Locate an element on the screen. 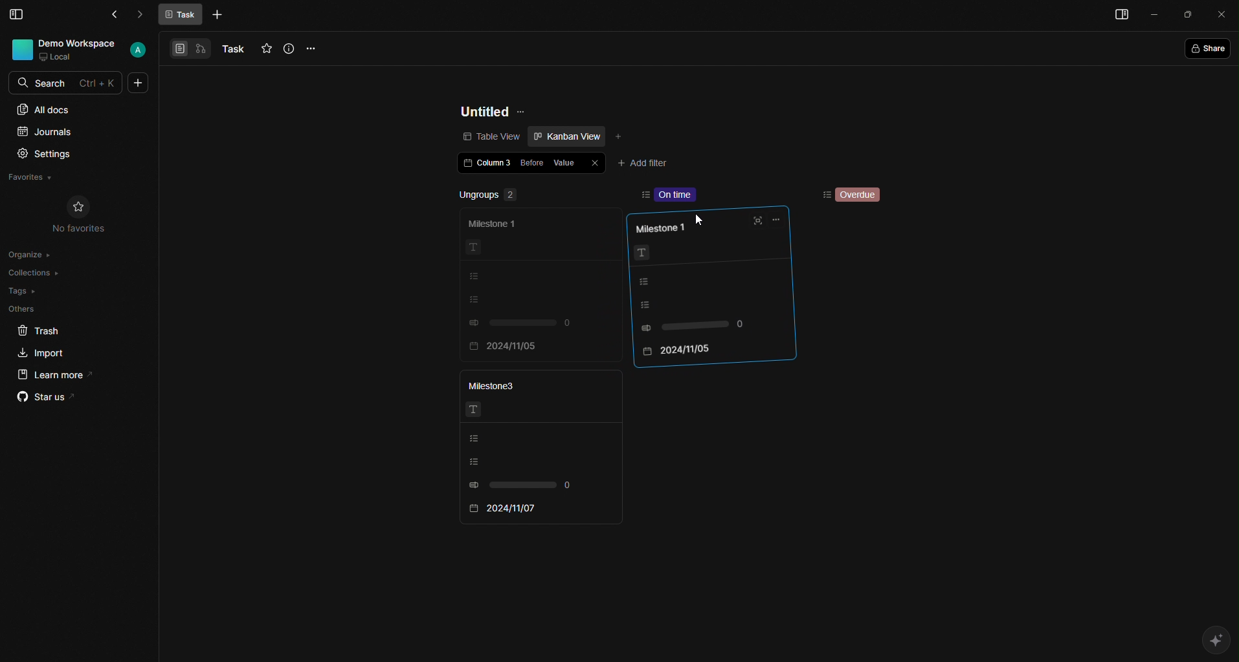 The width and height of the screenshot is (1239, 662). Overdue is located at coordinates (860, 195).